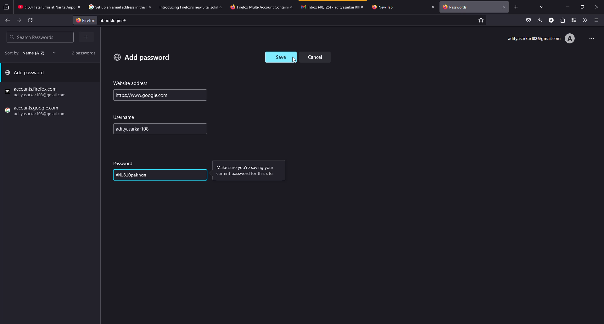 The height and width of the screenshot is (324, 604). Describe the element at coordinates (597, 7) in the screenshot. I see `close` at that location.